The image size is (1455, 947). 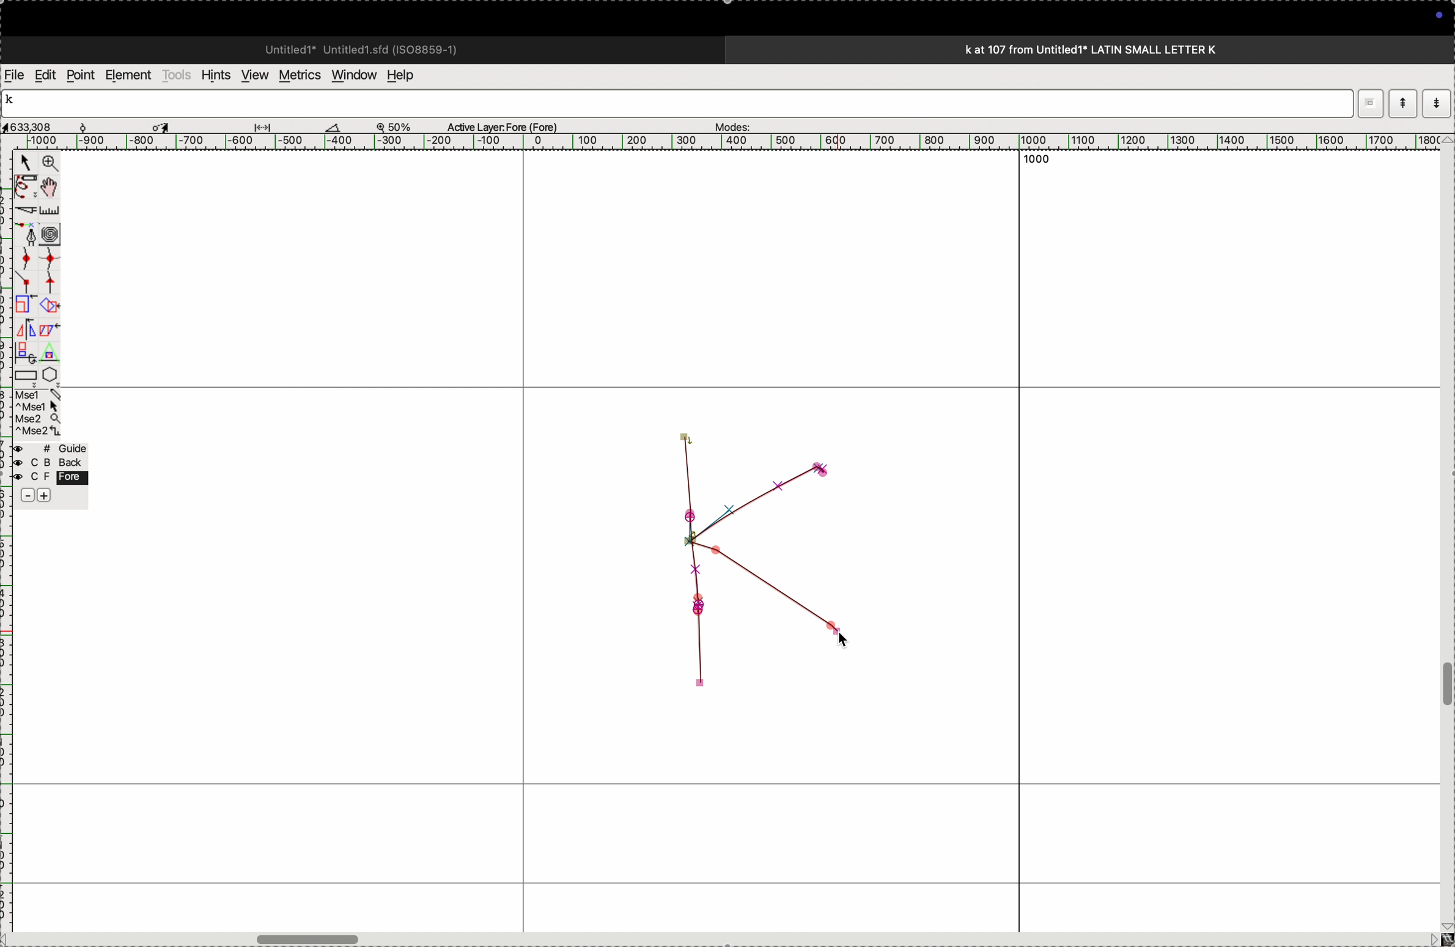 I want to click on pen, so click(x=26, y=186).